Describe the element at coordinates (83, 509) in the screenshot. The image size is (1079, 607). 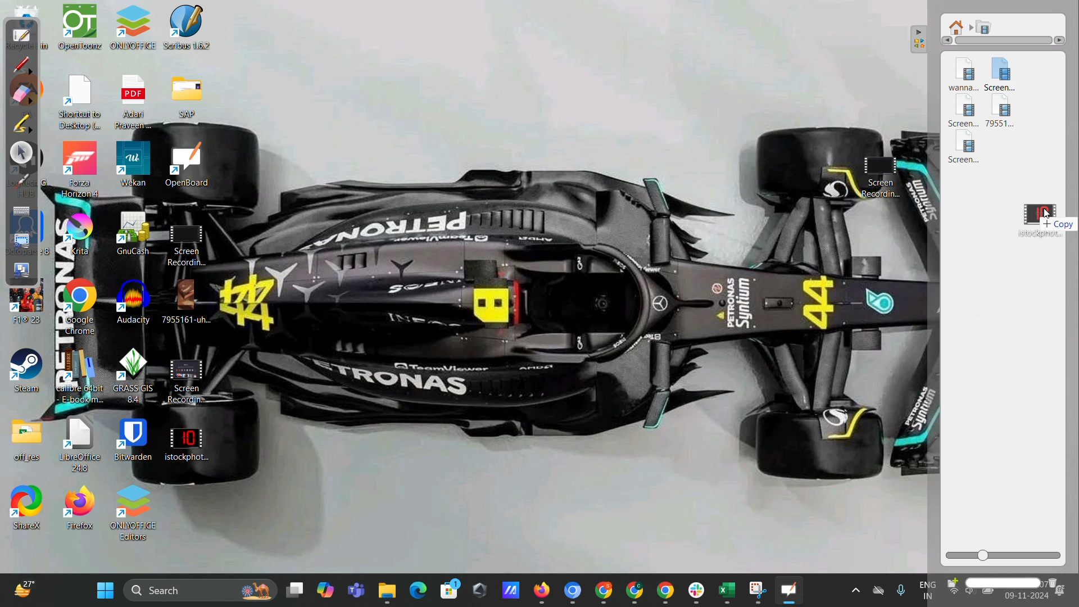
I see `Firefox` at that location.